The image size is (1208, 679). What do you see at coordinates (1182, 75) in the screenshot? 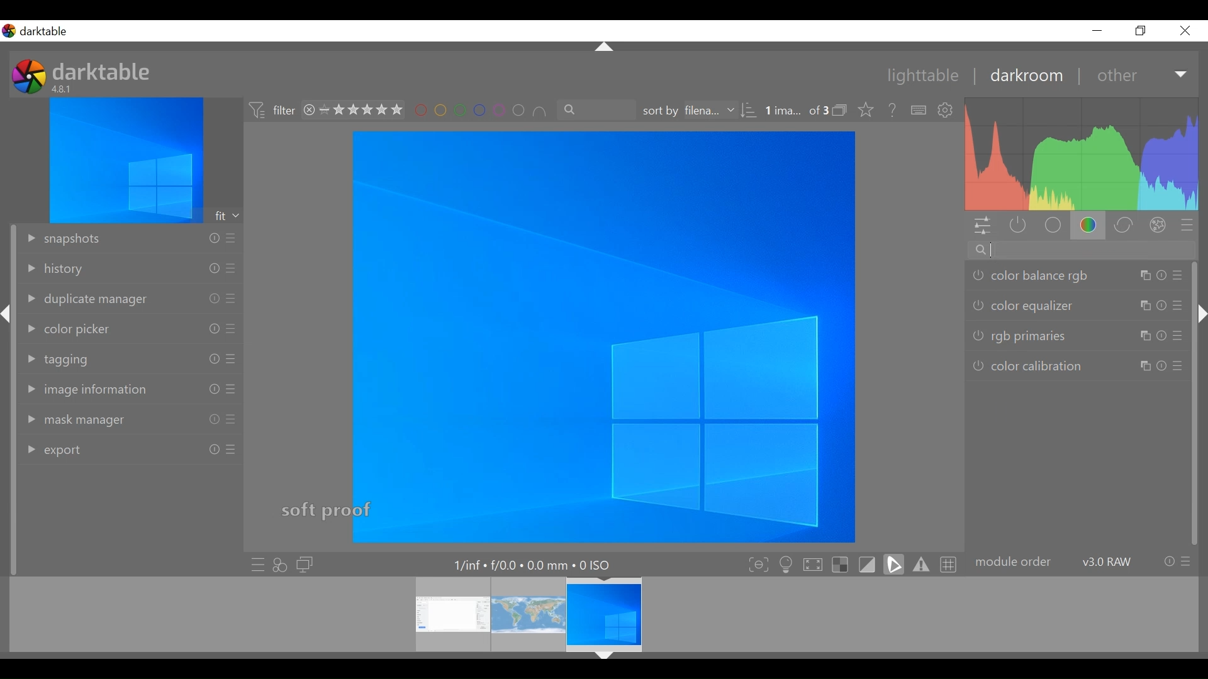
I see `Expand` at bounding box center [1182, 75].